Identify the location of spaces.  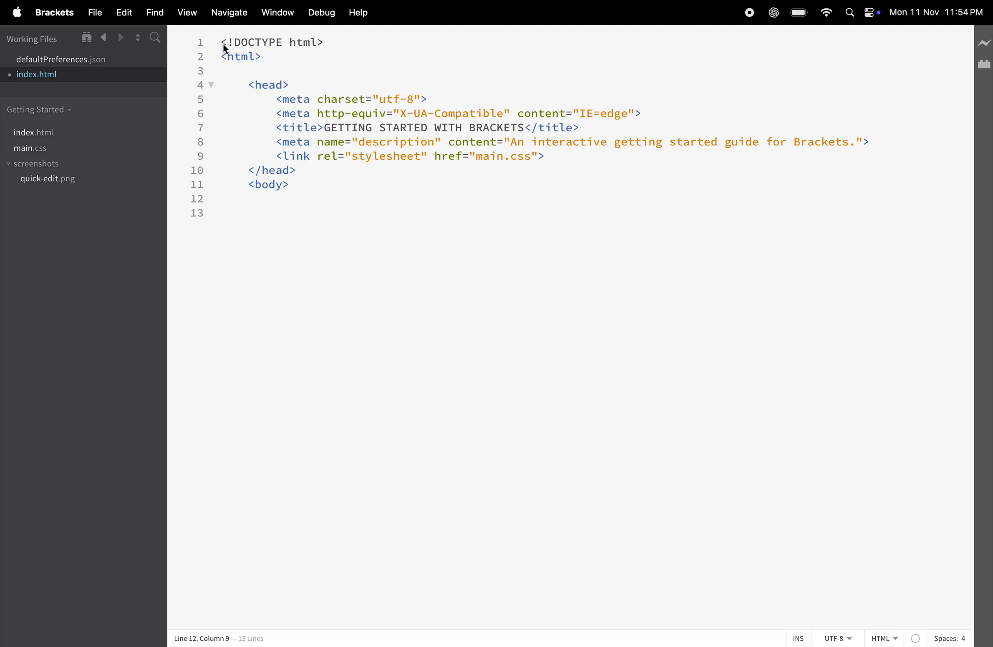
(950, 639).